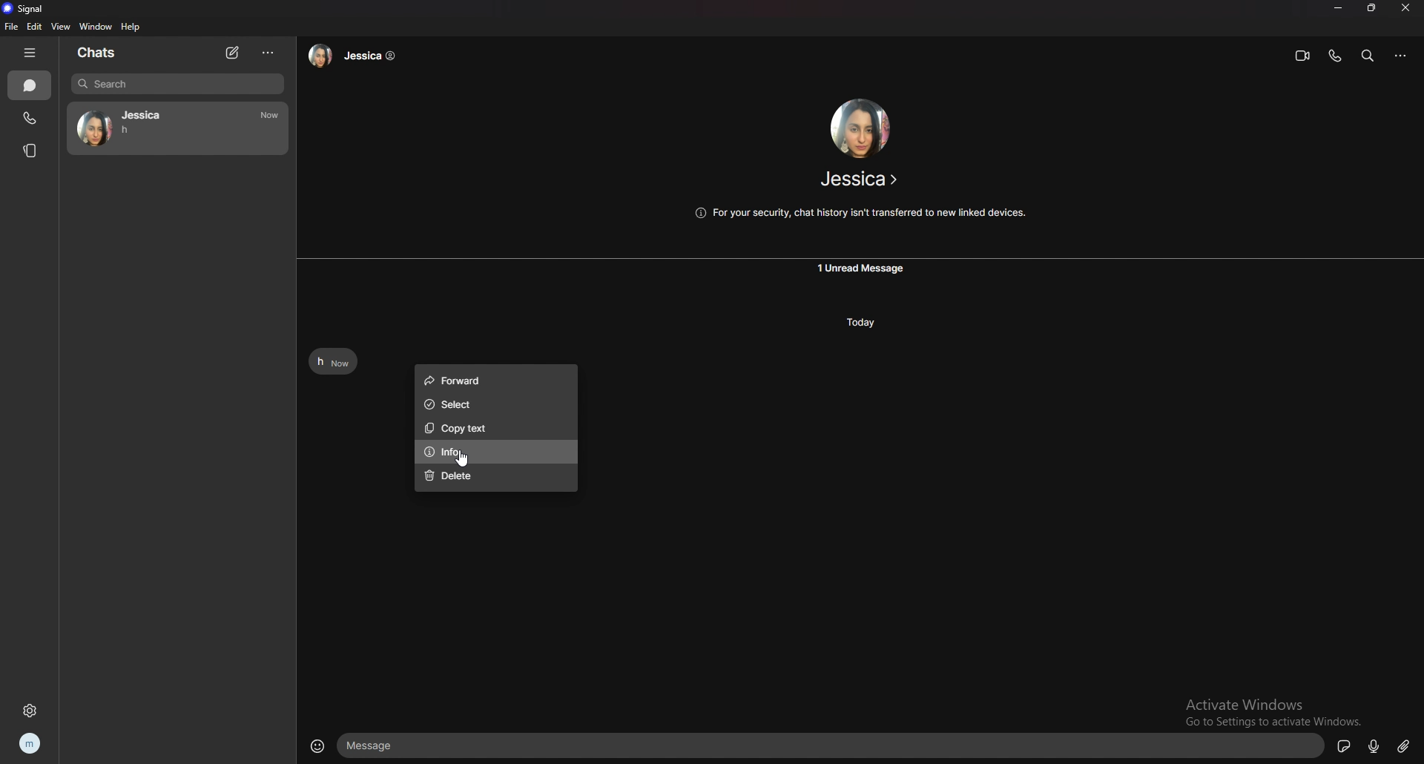 This screenshot has width=1424, height=764. I want to click on close, so click(1408, 10).